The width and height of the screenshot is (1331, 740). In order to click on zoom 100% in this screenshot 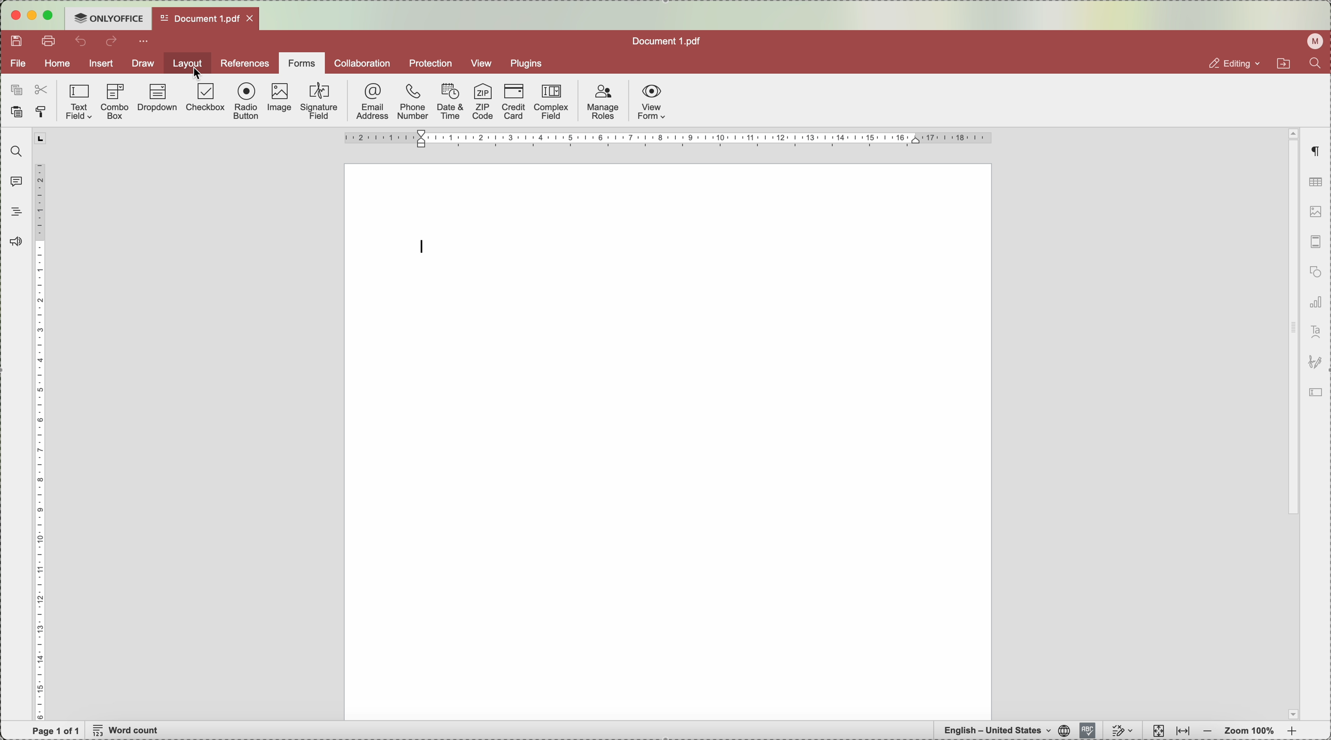, I will do `click(1250, 731)`.